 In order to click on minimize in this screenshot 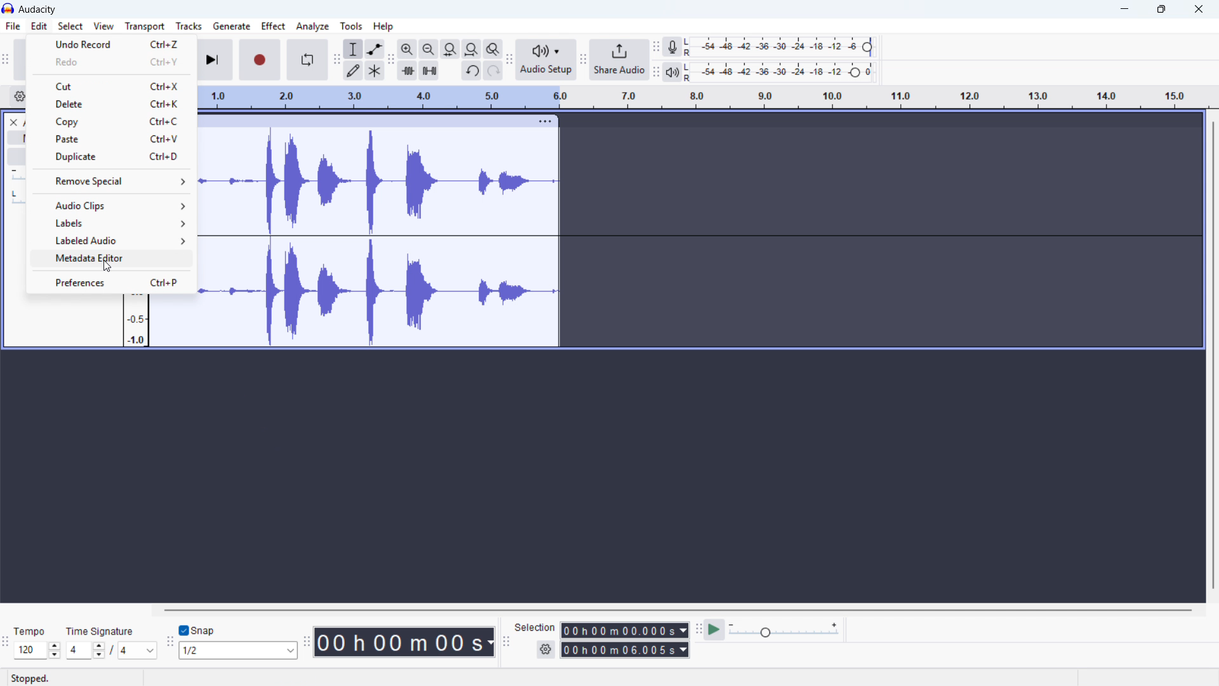, I will do `click(1125, 10)`.